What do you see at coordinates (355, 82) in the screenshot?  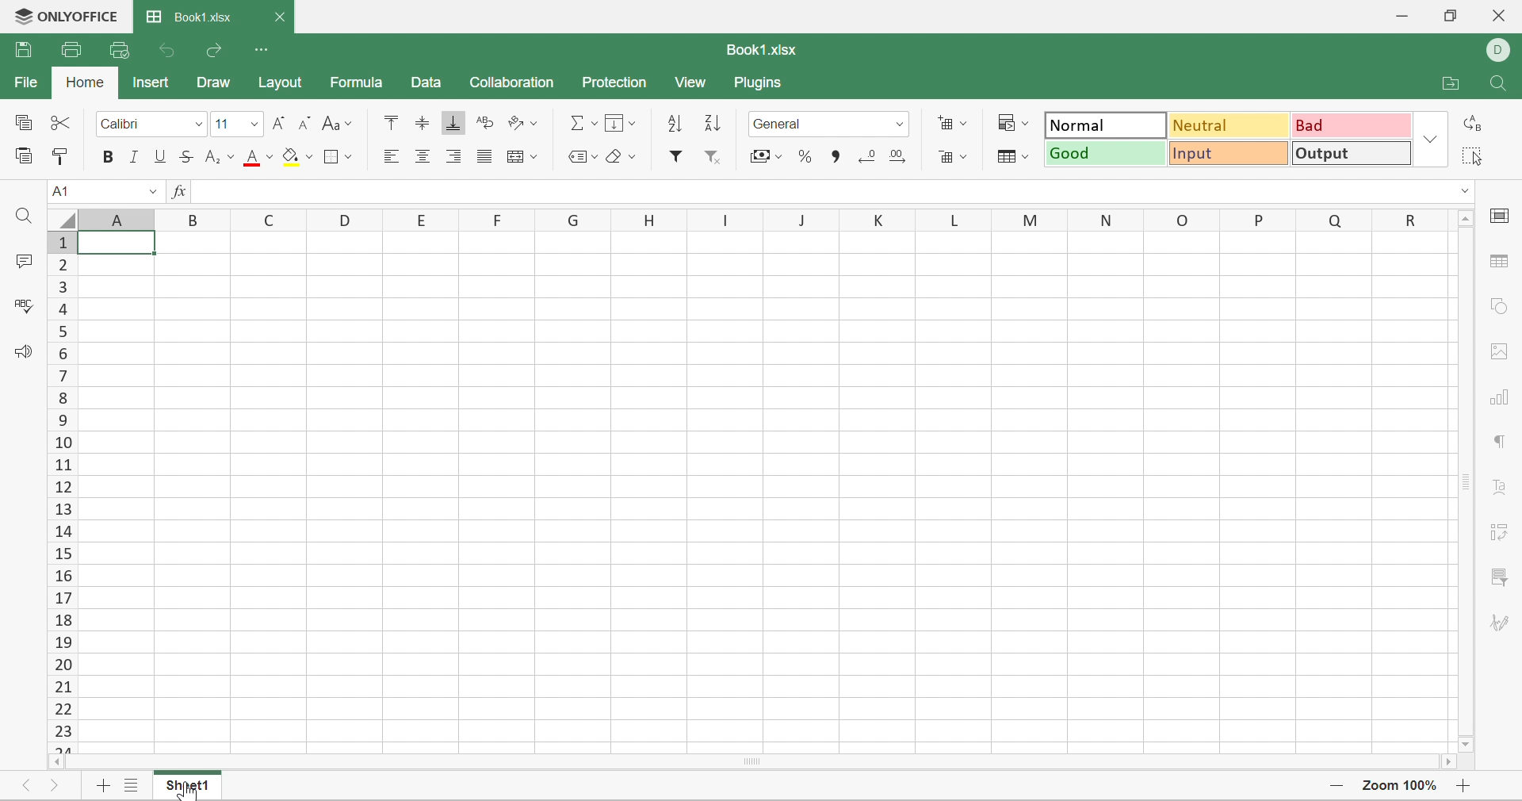 I see `Formula` at bounding box center [355, 82].